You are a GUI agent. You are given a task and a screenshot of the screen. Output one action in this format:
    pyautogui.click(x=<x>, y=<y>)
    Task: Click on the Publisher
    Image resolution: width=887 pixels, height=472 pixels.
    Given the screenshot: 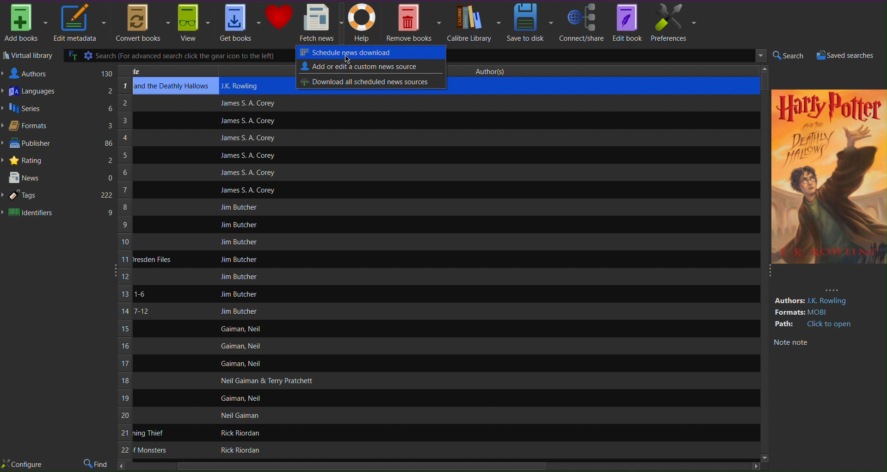 What is the action you would take?
    pyautogui.click(x=58, y=144)
    